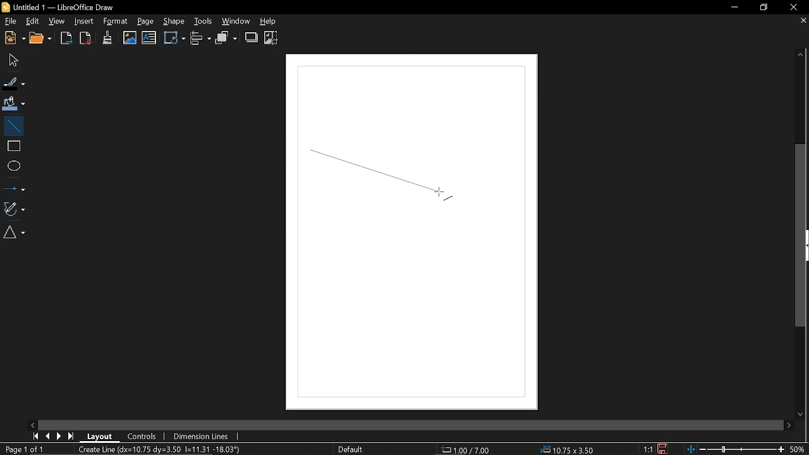 This screenshot has height=455, width=809. What do you see at coordinates (798, 415) in the screenshot?
I see `Move down` at bounding box center [798, 415].